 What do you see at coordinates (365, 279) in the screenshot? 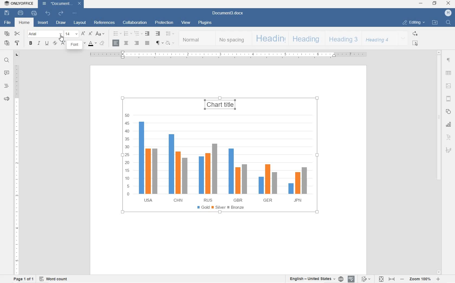
I see `TRACK CHANGES` at bounding box center [365, 279].